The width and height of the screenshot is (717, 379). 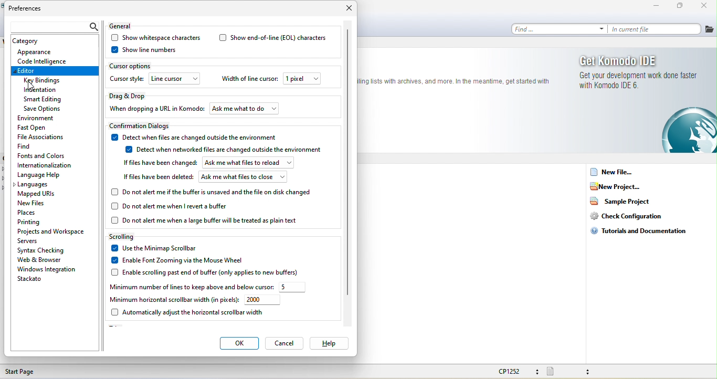 I want to click on new file, so click(x=613, y=172).